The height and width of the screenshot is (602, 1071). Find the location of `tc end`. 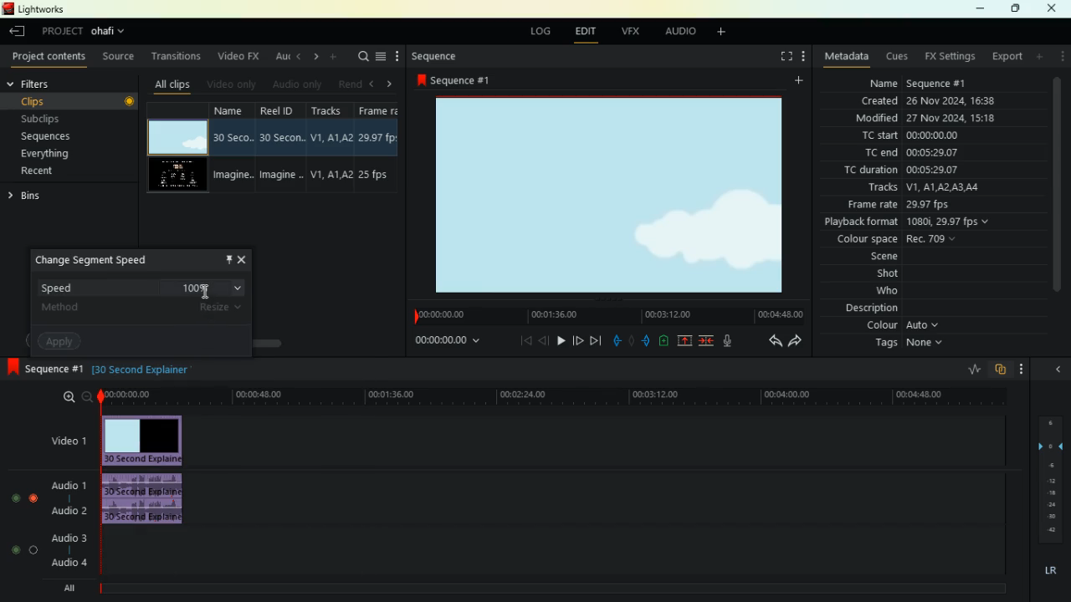

tc end is located at coordinates (915, 154).